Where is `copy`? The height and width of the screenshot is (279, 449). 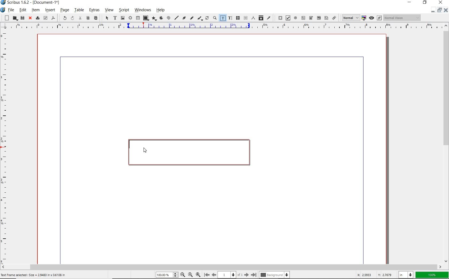 copy is located at coordinates (88, 18).